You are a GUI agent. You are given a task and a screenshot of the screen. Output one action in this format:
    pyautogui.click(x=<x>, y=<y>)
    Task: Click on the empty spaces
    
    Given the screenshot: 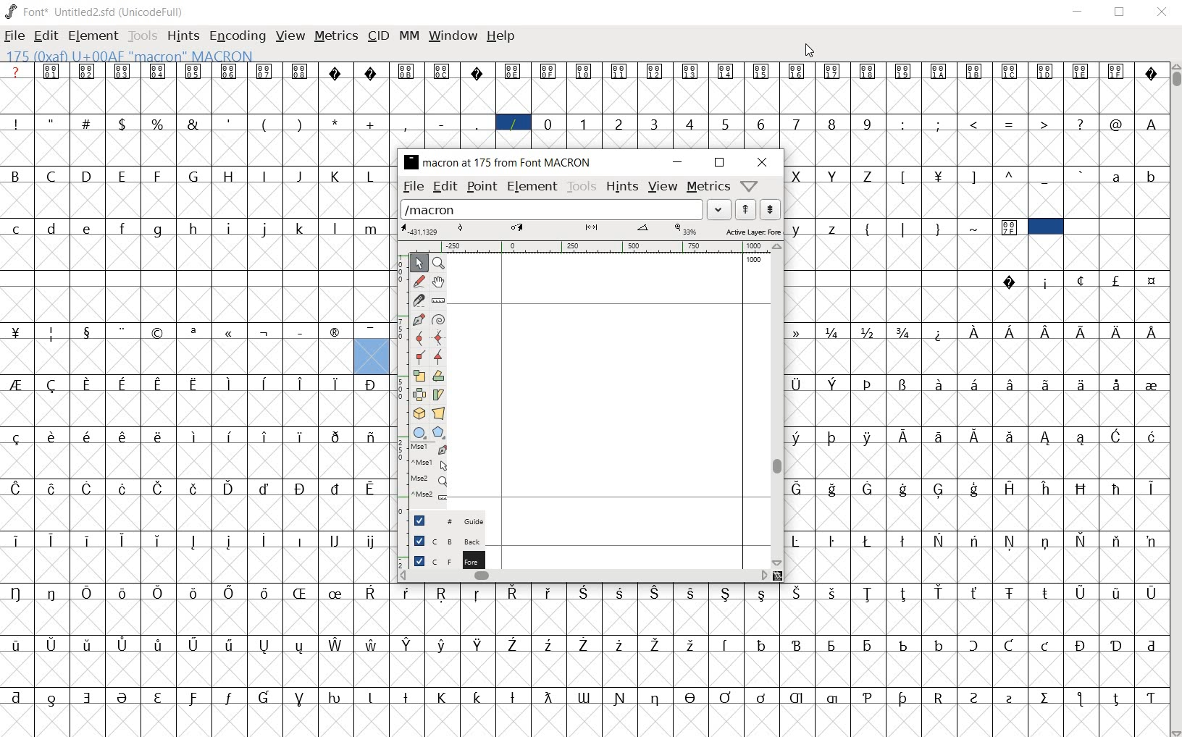 What is the action you would take?
    pyautogui.click(x=193, y=279)
    